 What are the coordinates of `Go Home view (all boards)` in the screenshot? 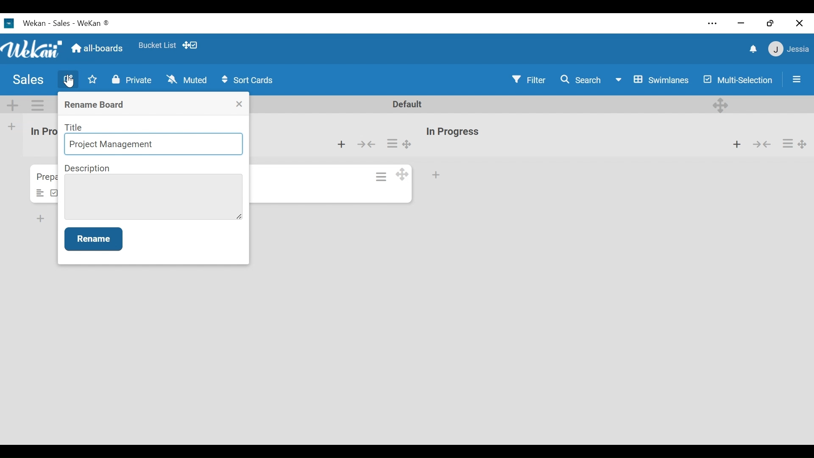 It's located at (98, 47).